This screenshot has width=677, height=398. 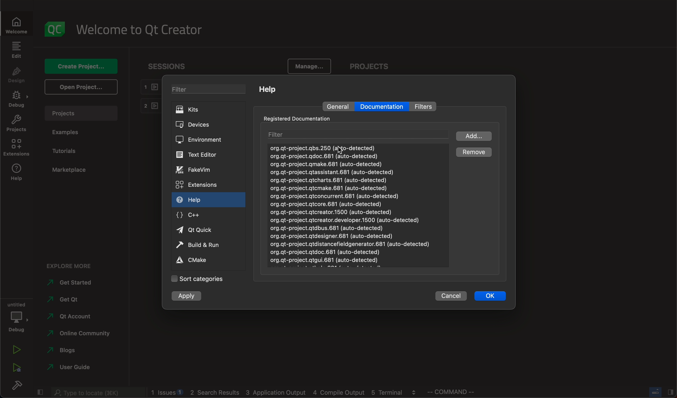 What do you see at coordinates (204, 139) in the screenshot?
I see `environment` at bounding box center [204, 139].